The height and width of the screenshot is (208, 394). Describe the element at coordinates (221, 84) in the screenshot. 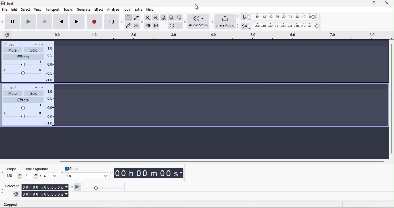

I see `Remove all tracks from a project appear` at that location.